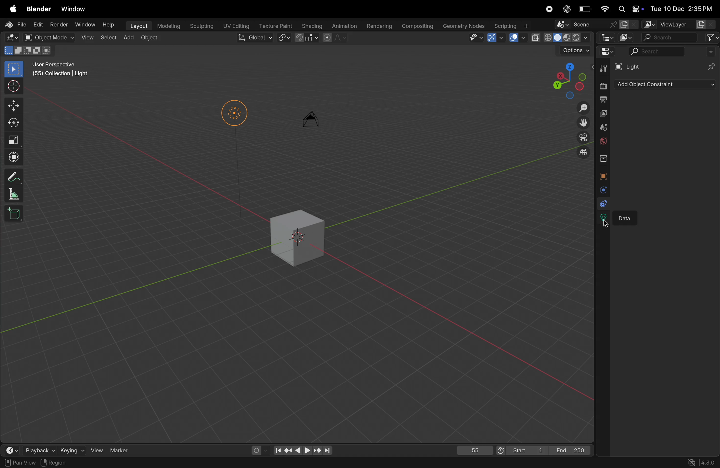  Describe the element at coordinates (137, 25) in the screenshot. I see `layout` at that location.